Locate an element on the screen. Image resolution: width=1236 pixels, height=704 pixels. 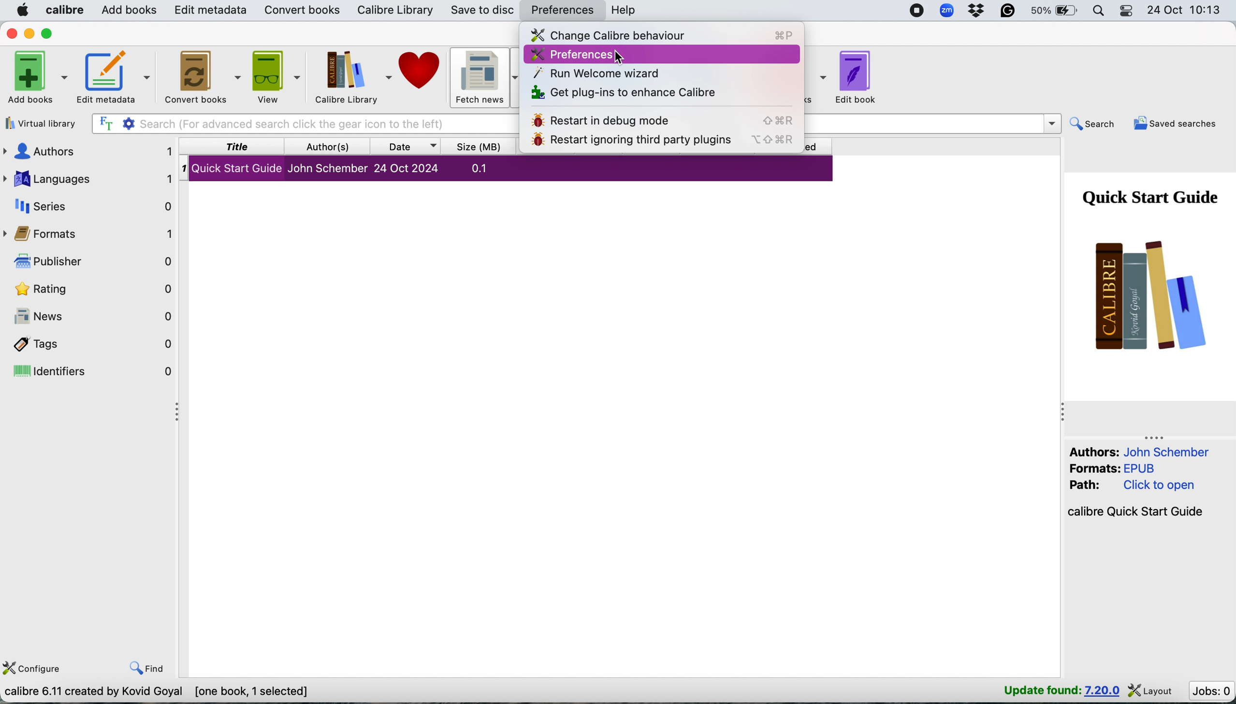
update found : 7.20.0 is located at coordinates (1057, 692).